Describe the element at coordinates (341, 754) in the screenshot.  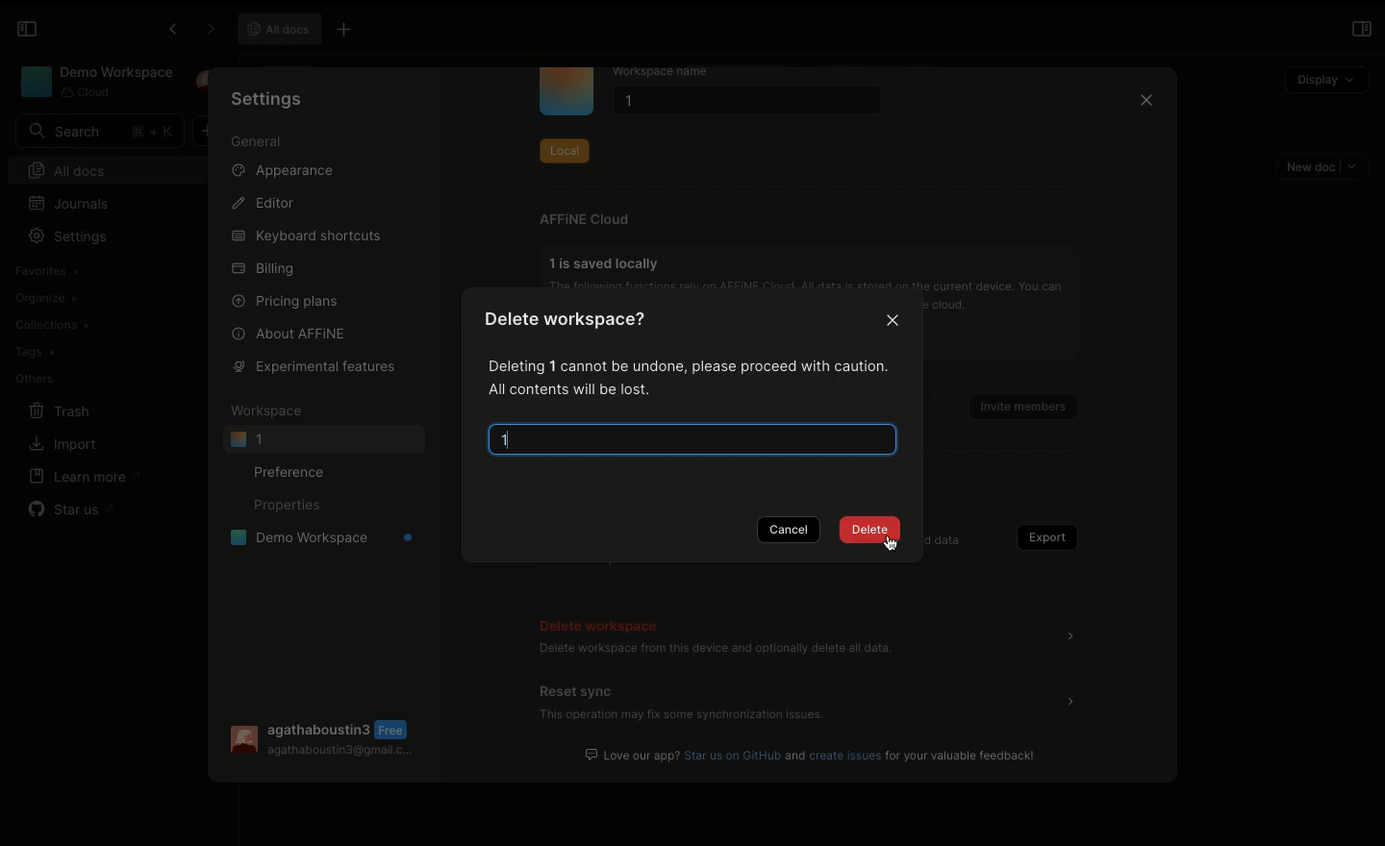
I see `agathaboustin3@gmail.c...` at that location.